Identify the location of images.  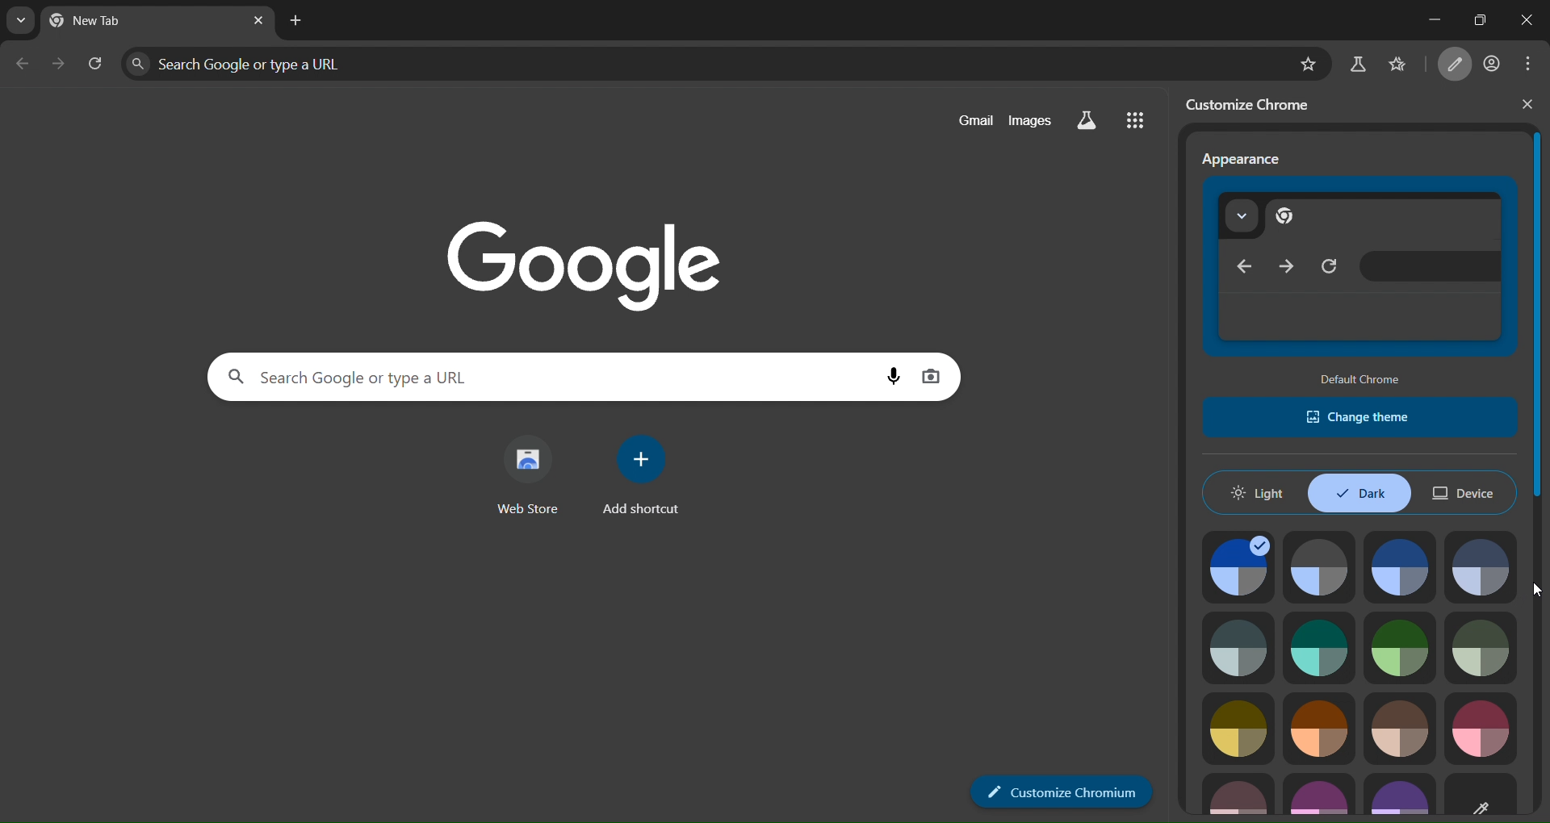
(1033, 120).